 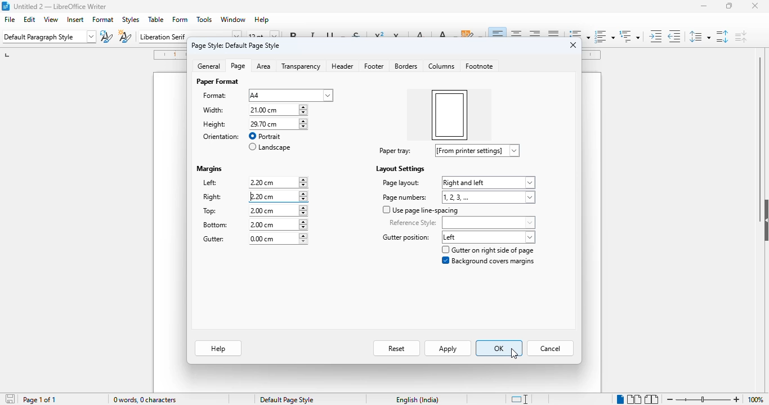 What do you see at coordinates (498, 33) in the screenshot?
I see `align left` at bounding box center [498, 33].